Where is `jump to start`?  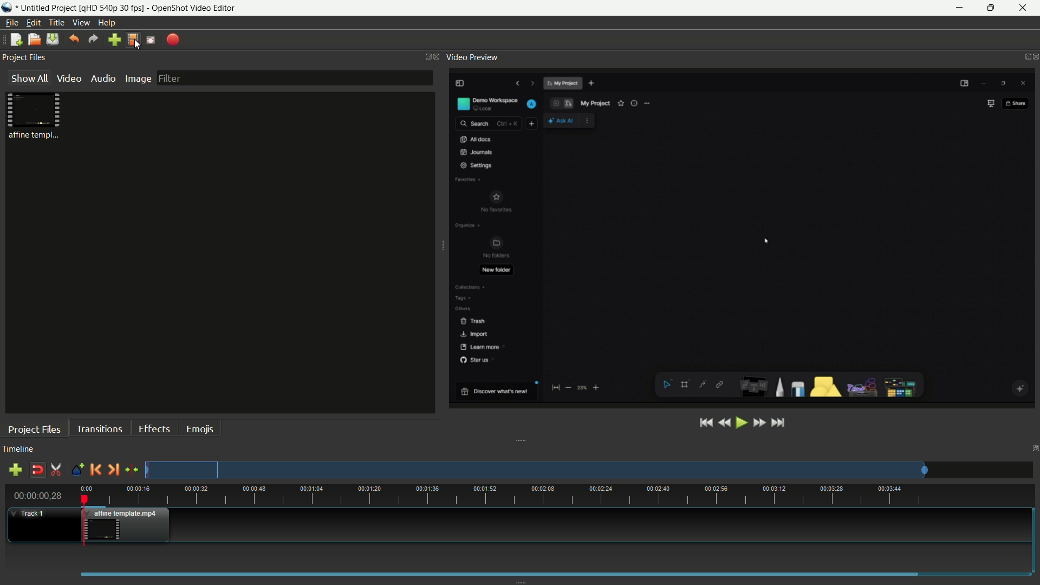
jump to start is located at coordinates (707, 423).